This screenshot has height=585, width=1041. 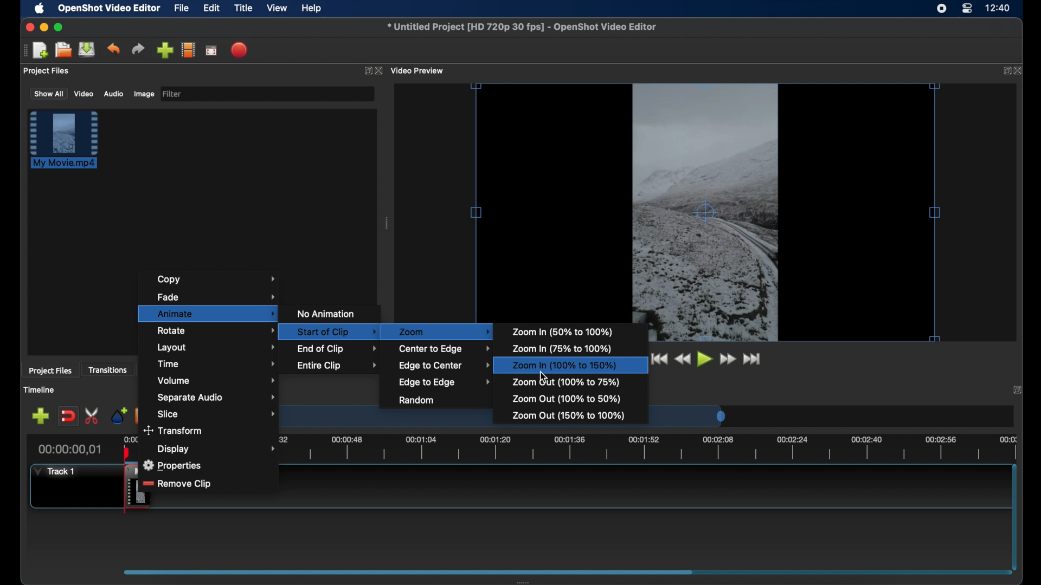 What do you see at coordinates (207, 313) in the screenshot?
I see `animate menu highlighted` at bounding box center [207, 313].